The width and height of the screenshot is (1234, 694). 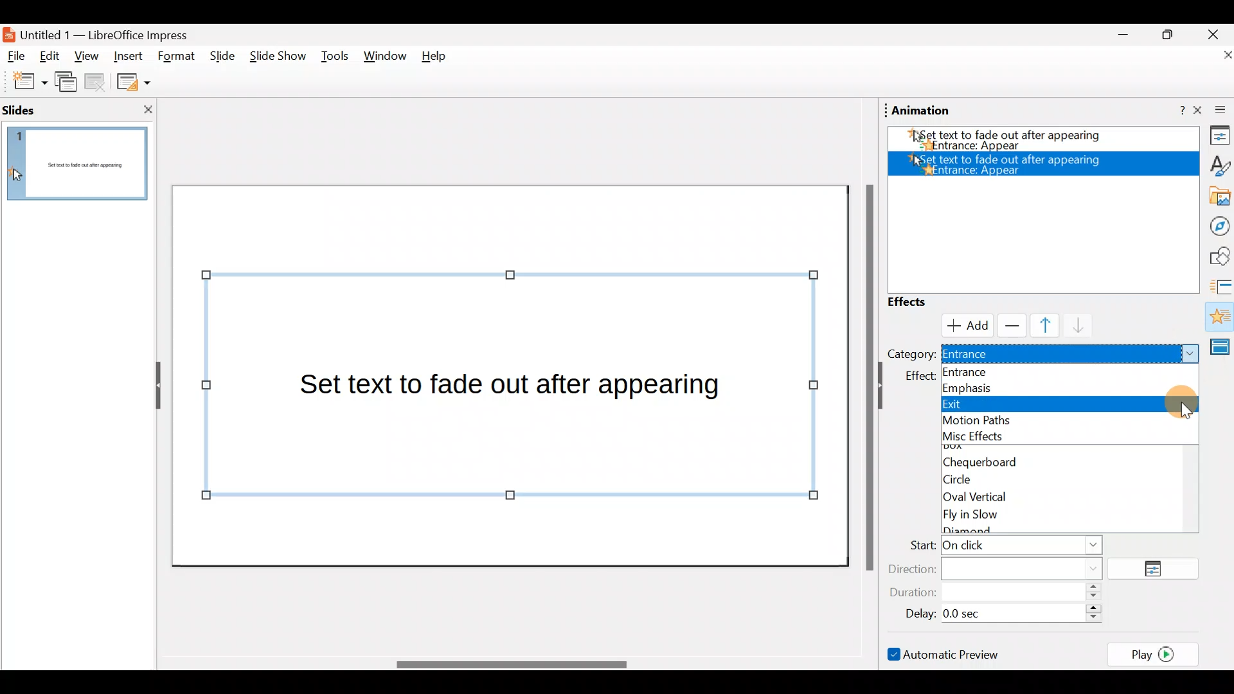 What do you see at coordinates (153, 386) in the screenshot?
I see `Hide` at bounding box center [153, 386].